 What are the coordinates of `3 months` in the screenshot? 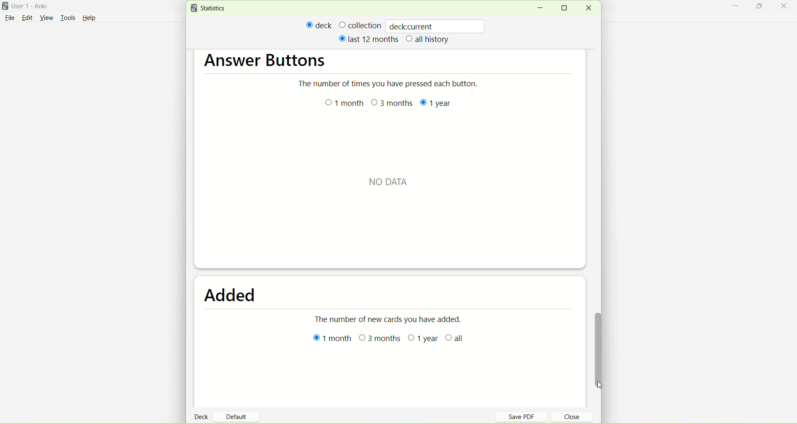 It's located at (380, 341).